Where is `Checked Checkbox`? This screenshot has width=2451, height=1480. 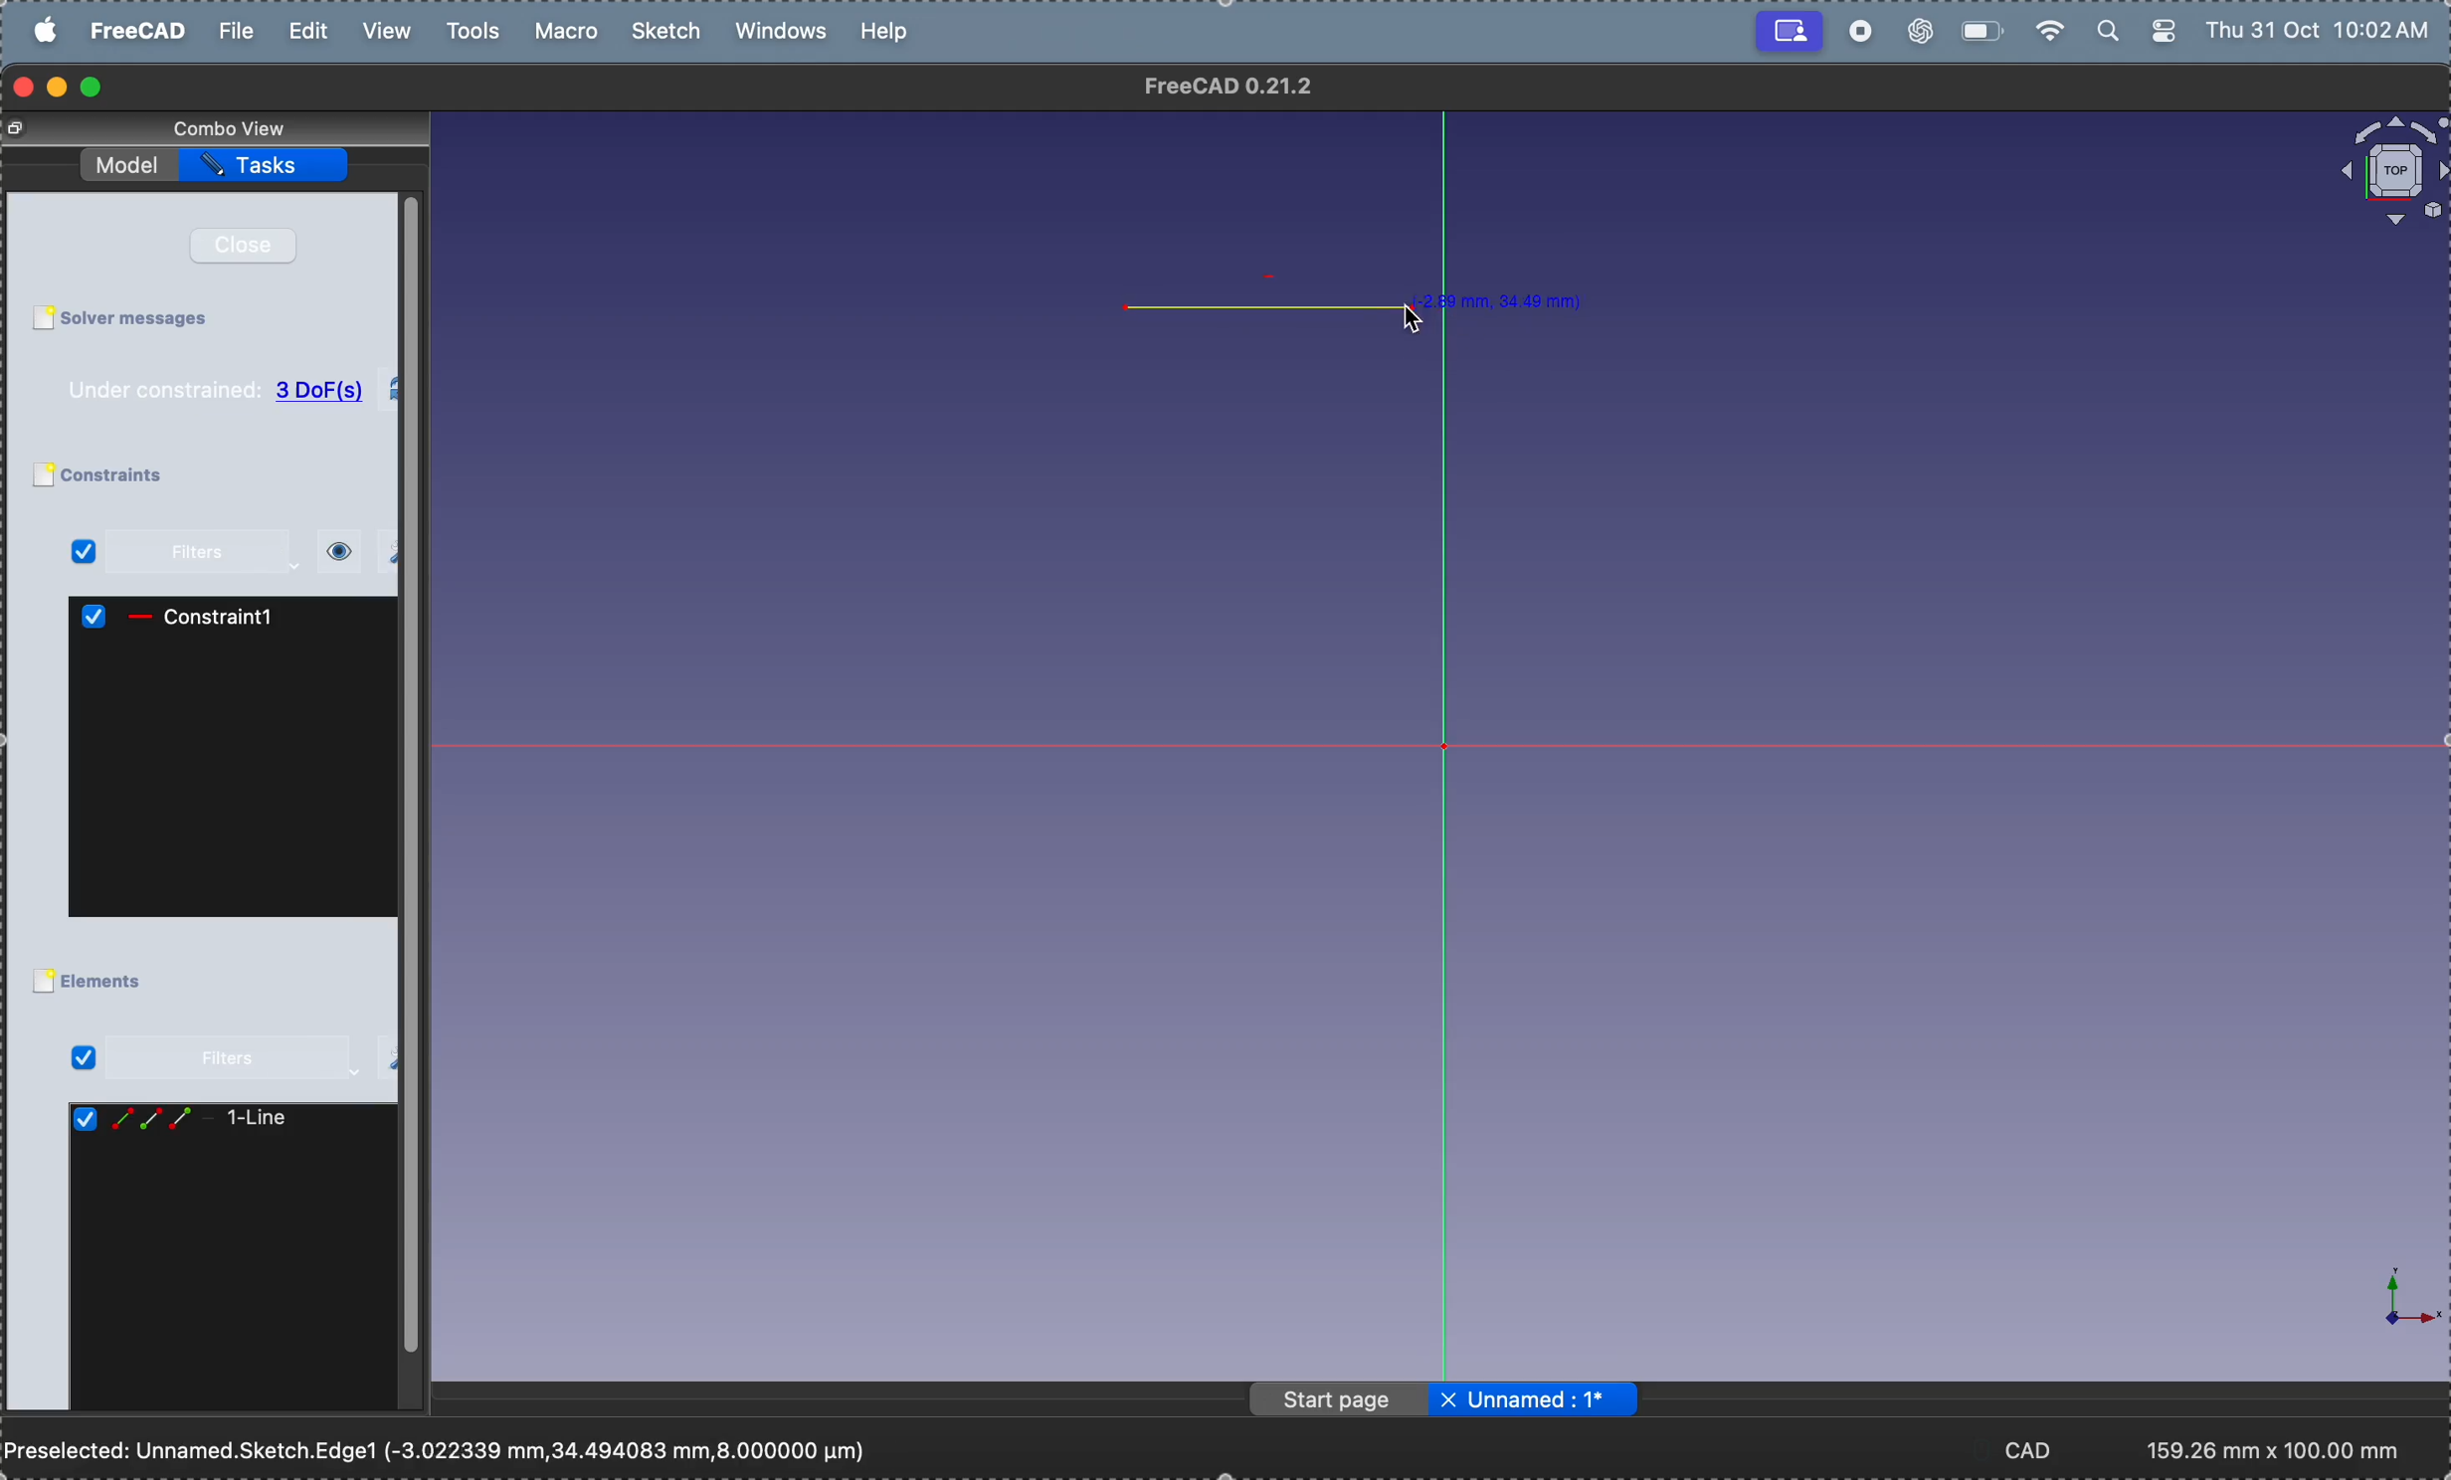
Checked Checkbox is located at coordinates (85, 554).